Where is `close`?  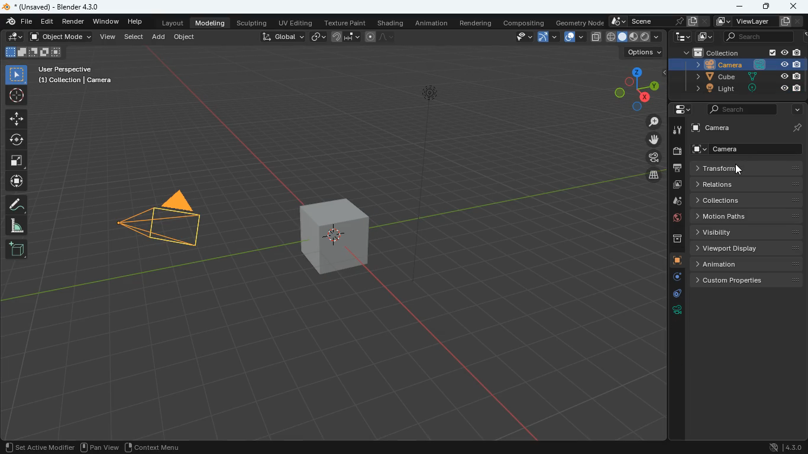
close is located at coordinates (793, 7).